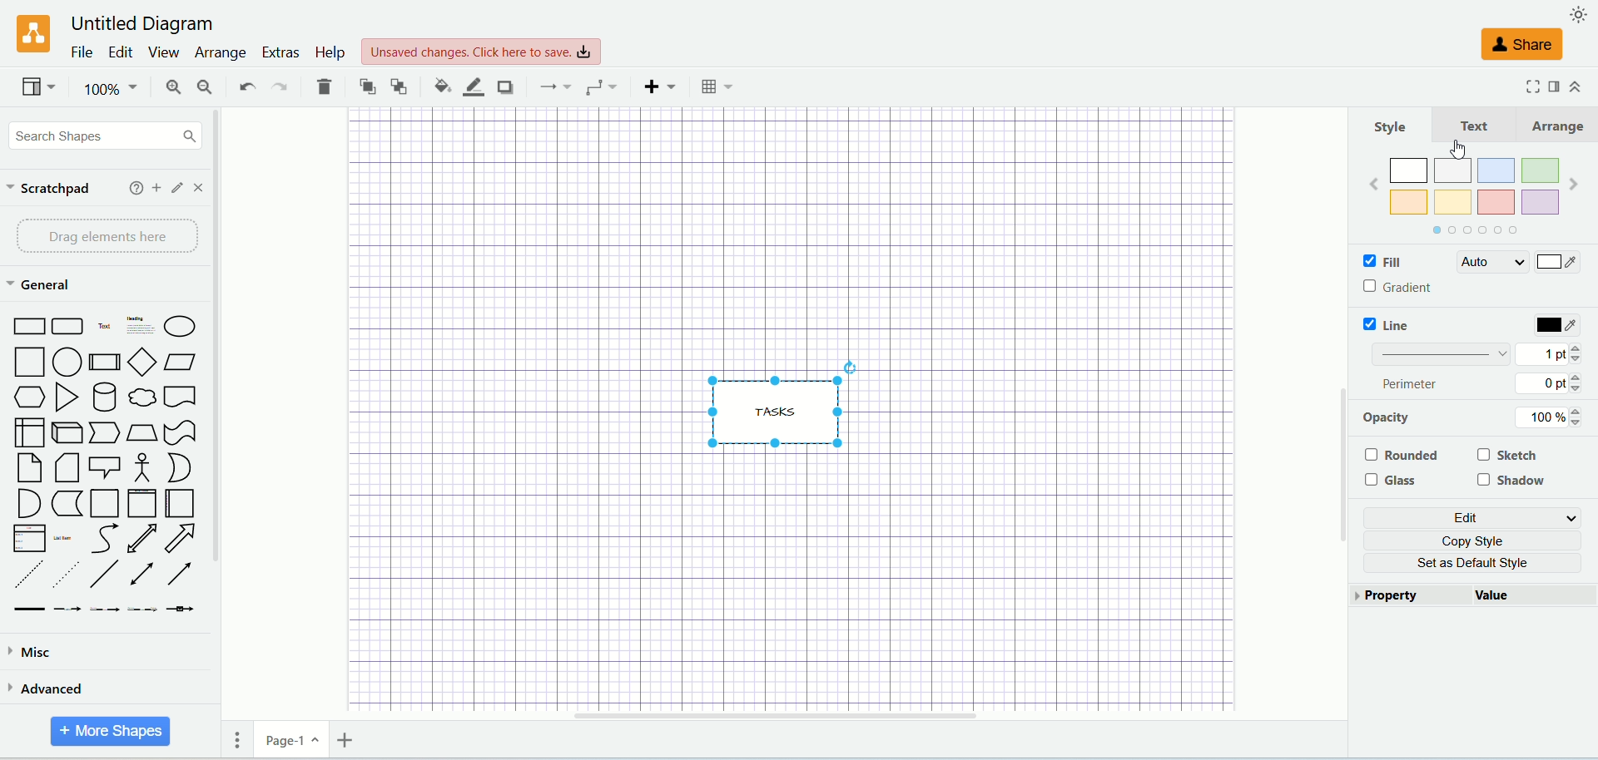  I want to click on format, so click(1555, 88).